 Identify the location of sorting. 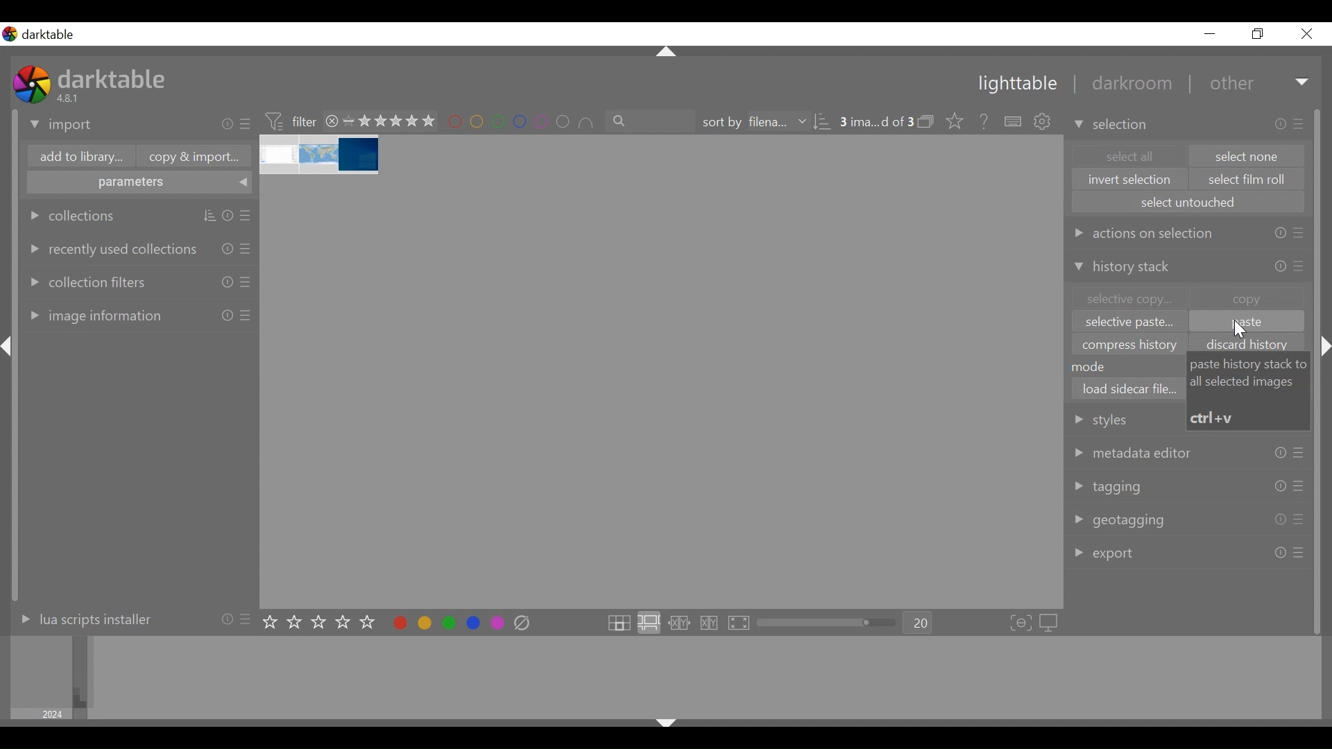
(210, 216).